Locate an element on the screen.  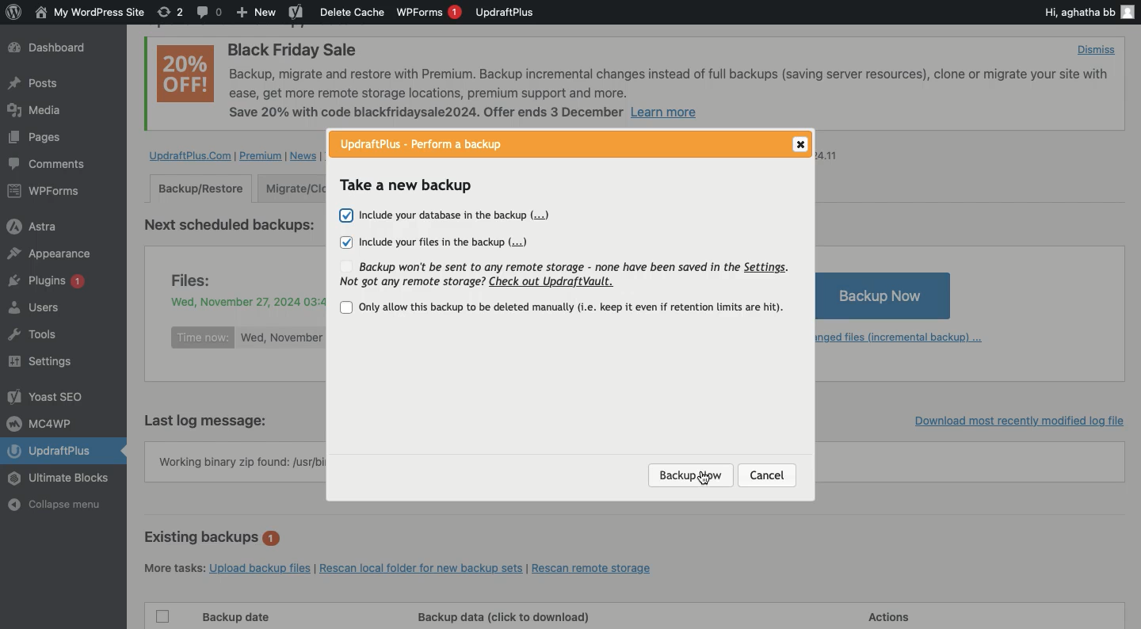
UpdraftPlus is located at coordinates (66, 451).